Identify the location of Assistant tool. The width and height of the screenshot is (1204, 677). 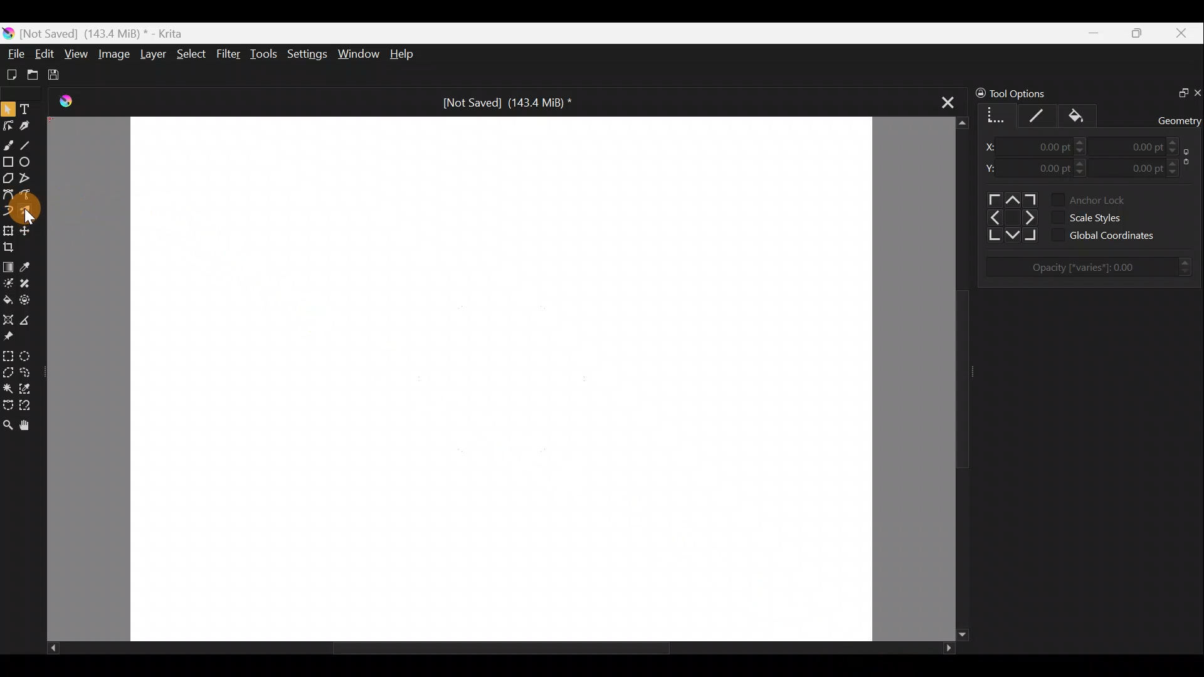
(9, 320).